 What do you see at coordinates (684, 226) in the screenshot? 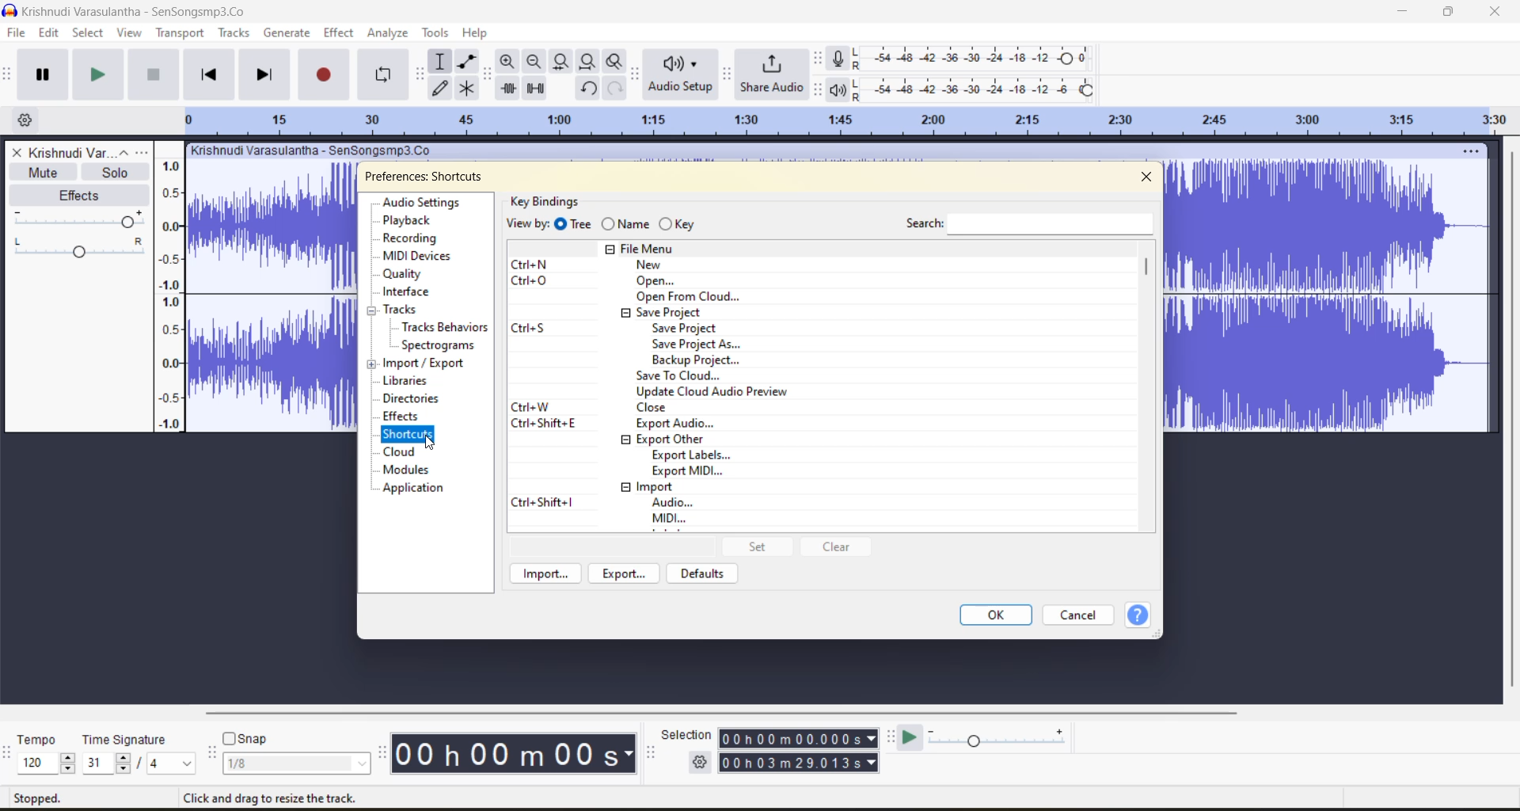
I see `key` at bounding box center [684, 226].